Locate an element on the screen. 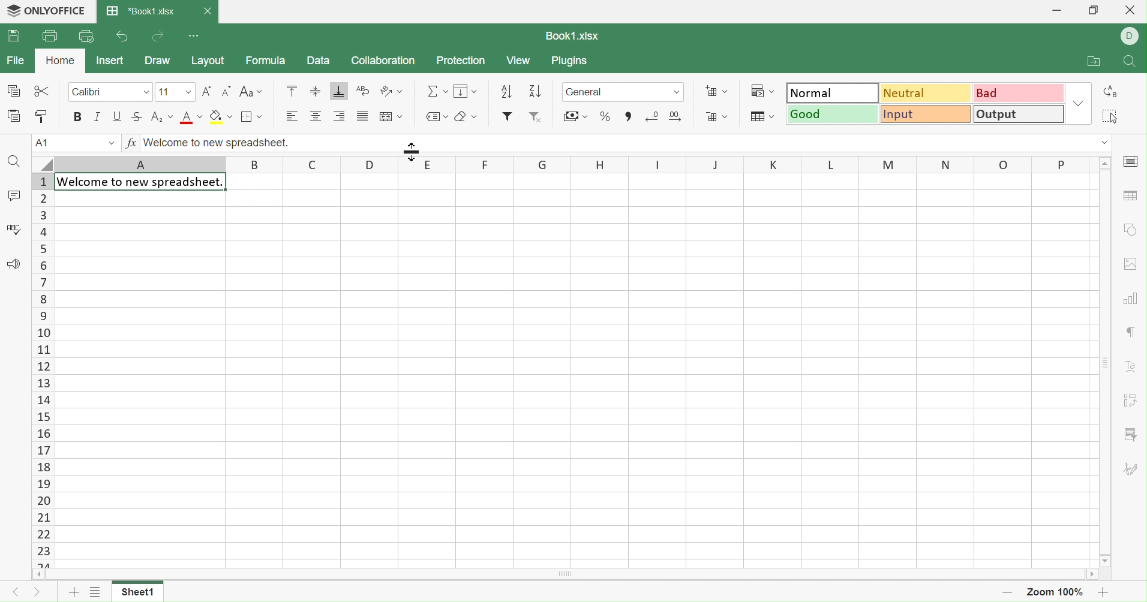 The image size is (1147, 602). Zoom Out is located at coordinates (1007, 595).